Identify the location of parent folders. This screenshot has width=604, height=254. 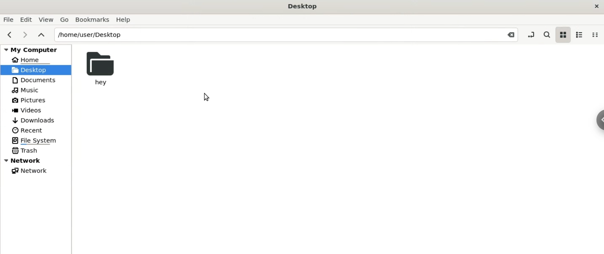
(44, 35).